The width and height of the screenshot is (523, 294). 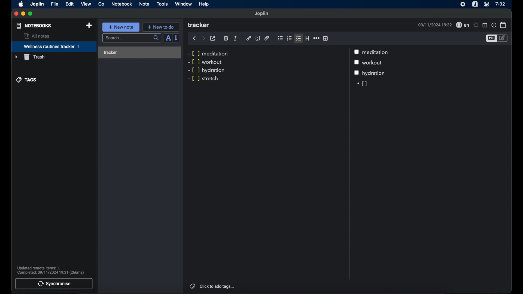 What do you see at coordinates (316, 38) in the screenshot?
I see `horizontal rule` at bounding box center [316, 38].